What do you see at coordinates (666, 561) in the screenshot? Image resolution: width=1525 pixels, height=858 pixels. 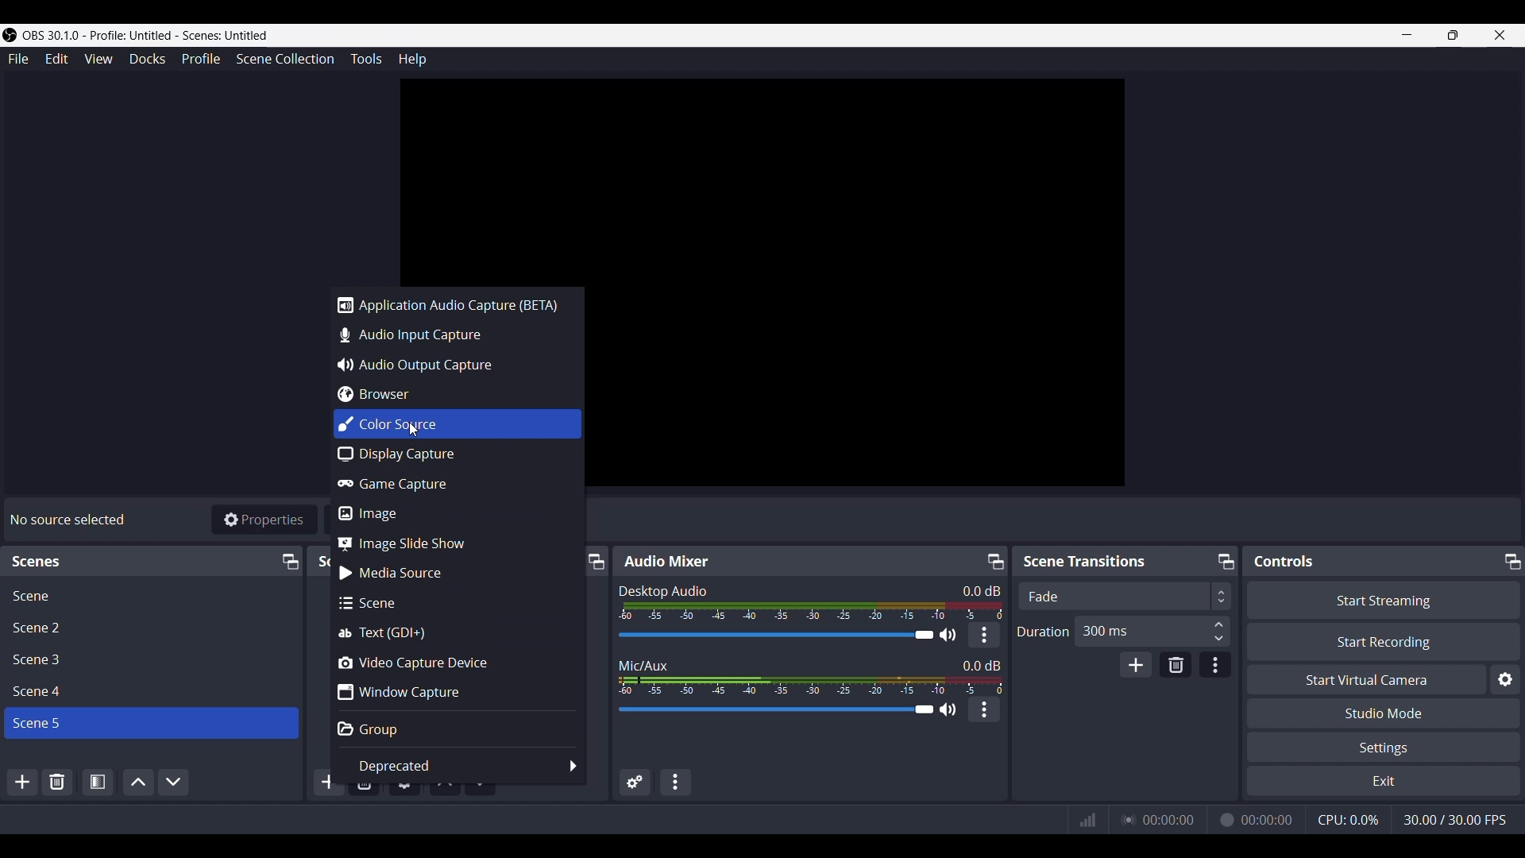 I see `Text` at bounding box center [666, 561].